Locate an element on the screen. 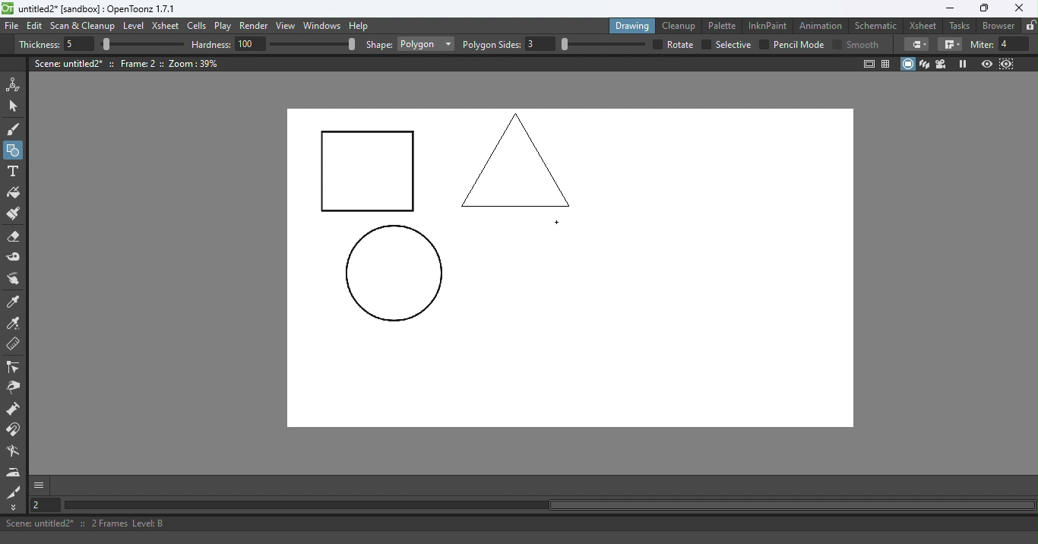  Tasks is located at coordinates (960, 26).